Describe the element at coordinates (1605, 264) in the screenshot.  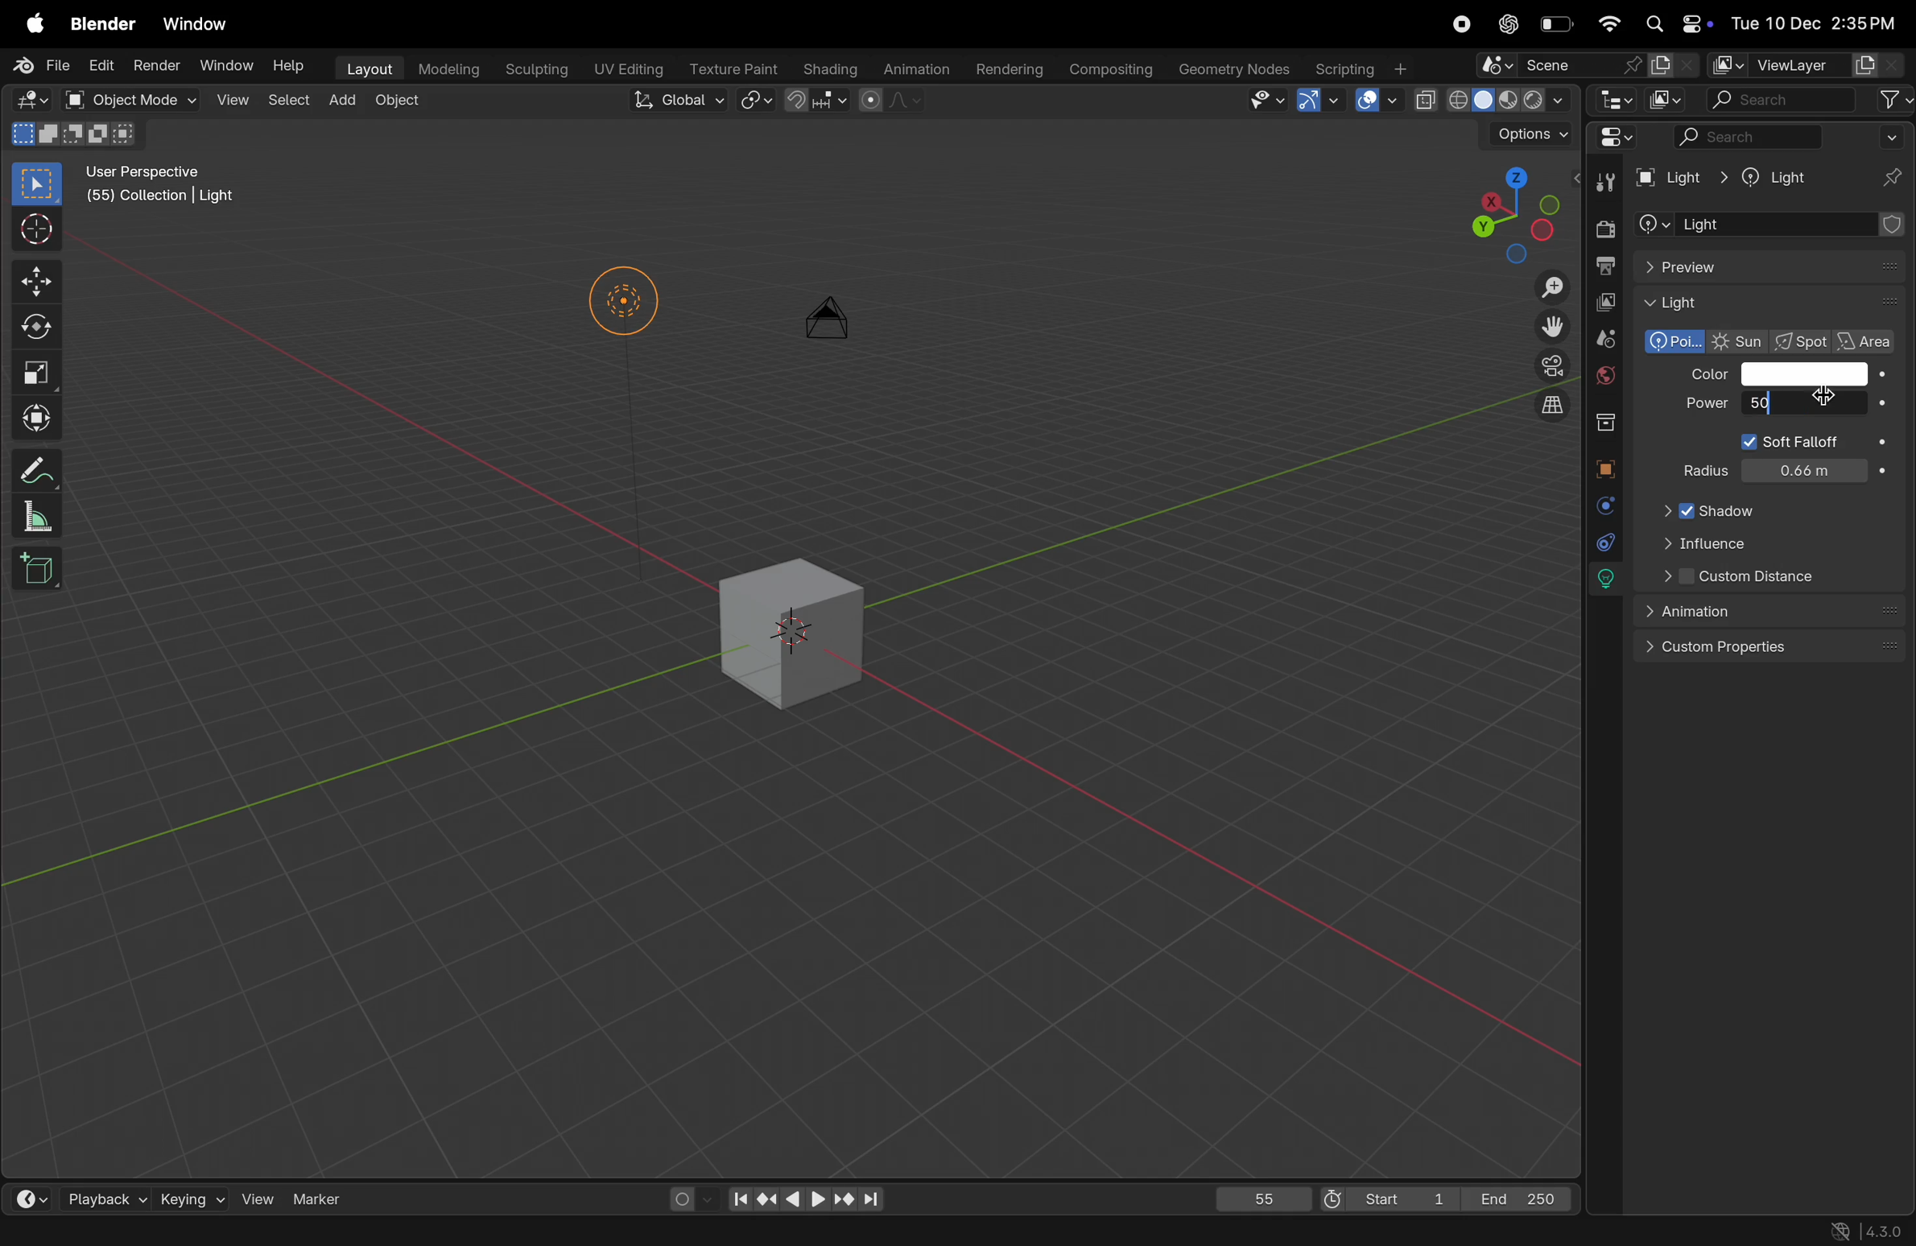
I see `out put` at that location.